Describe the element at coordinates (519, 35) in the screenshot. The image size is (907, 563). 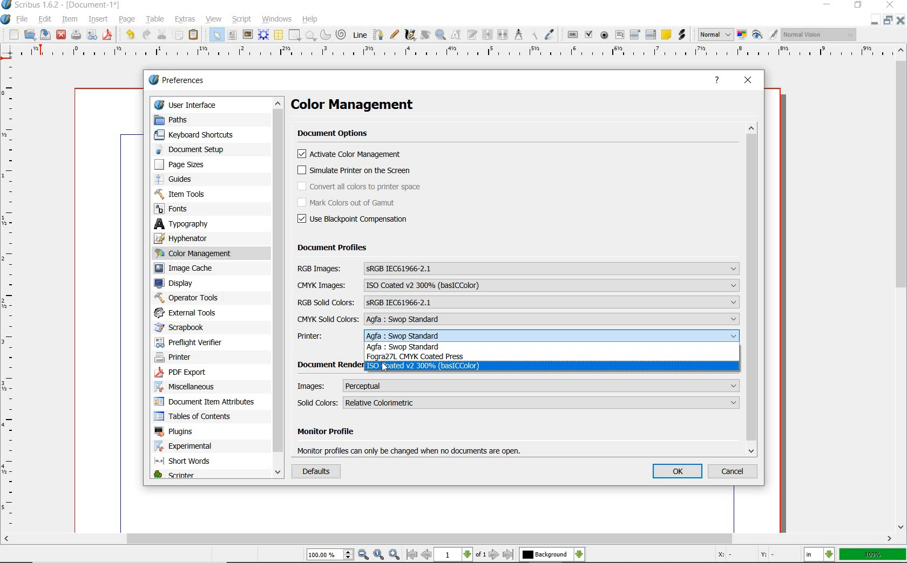
I see `measurements` at that location.